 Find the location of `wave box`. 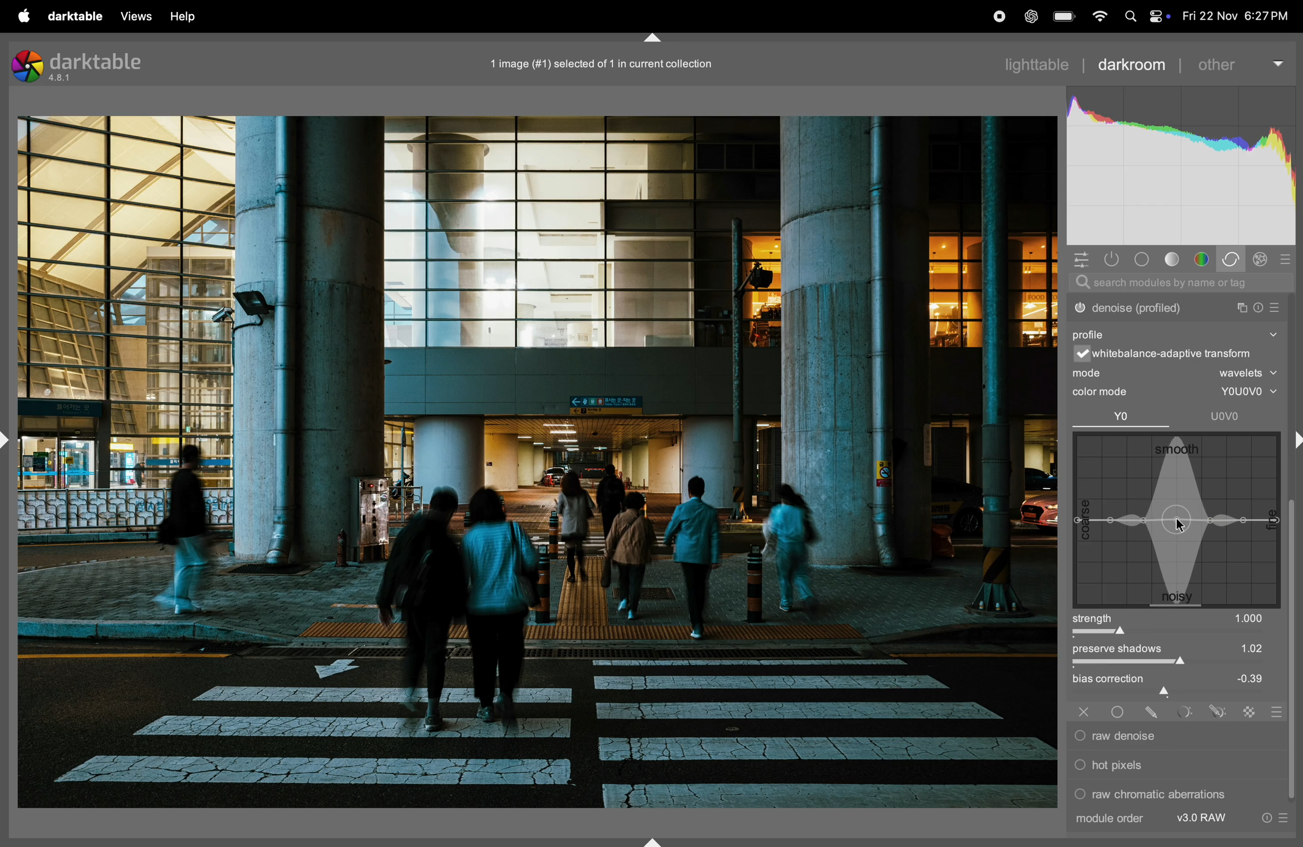

wave box is located at coordinates (1176, 519).